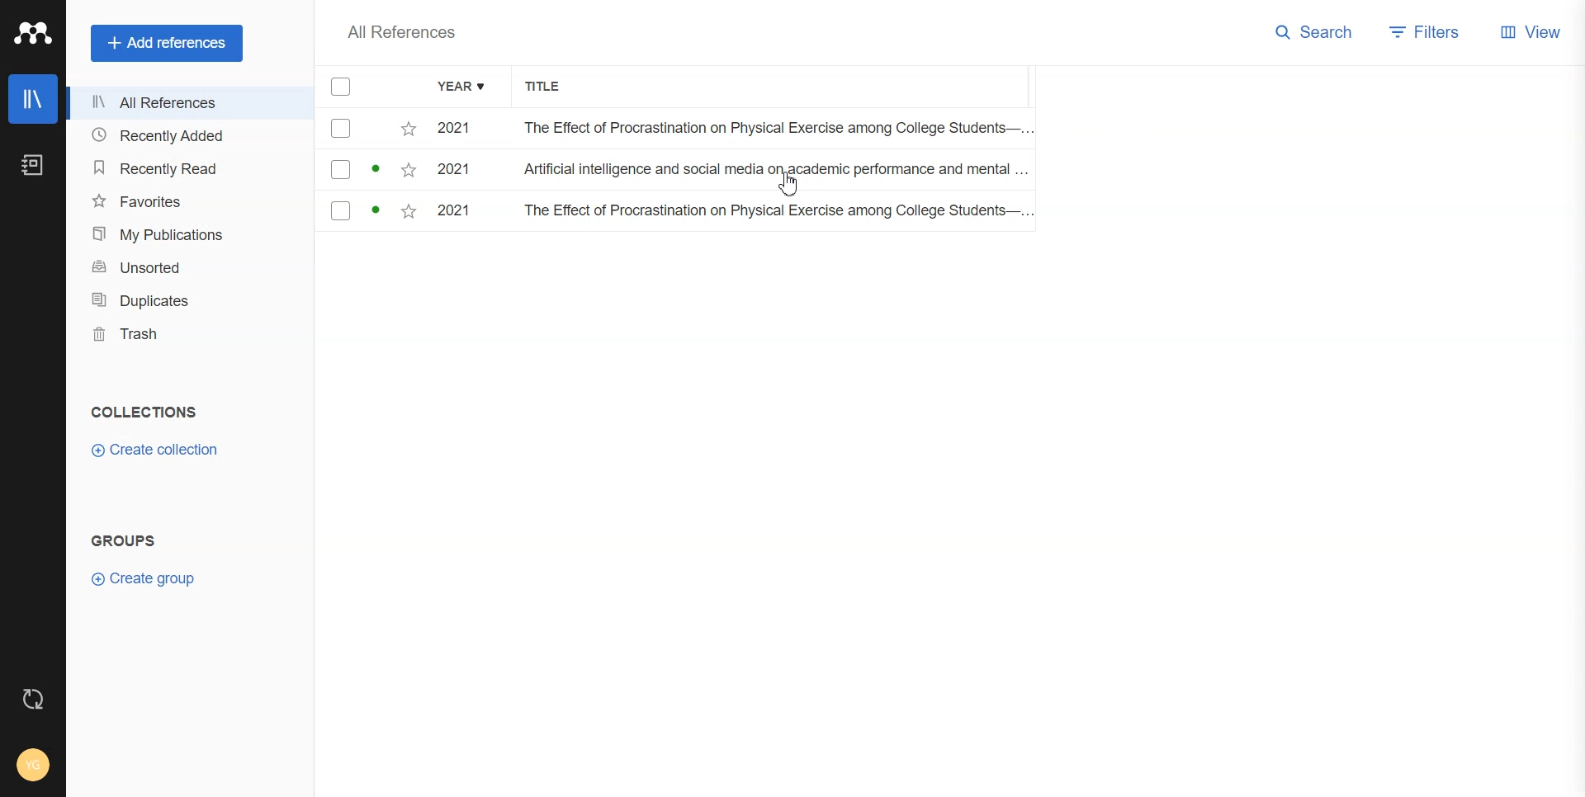 The height and width of the screenshot is (797, 1585). Describe the element at coordinates (187, 167) in the screenshot. I see `Recently Read` at that location.